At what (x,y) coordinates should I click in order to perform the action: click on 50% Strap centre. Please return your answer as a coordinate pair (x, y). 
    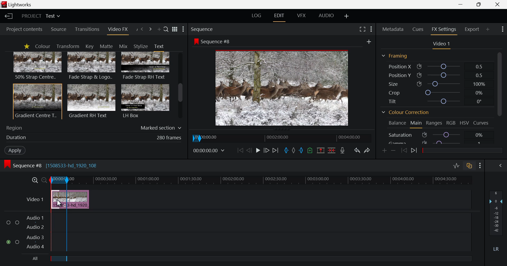
    Looking at the image, I should click on (38, 65).